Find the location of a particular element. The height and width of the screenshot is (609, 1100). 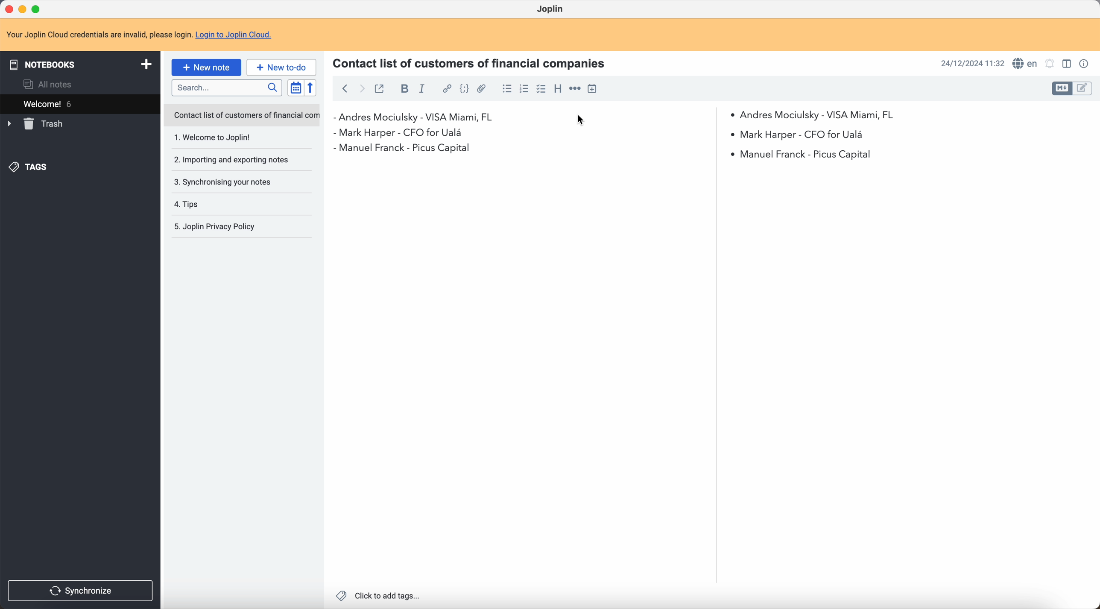

minimize is located at coordinates (23, 9).